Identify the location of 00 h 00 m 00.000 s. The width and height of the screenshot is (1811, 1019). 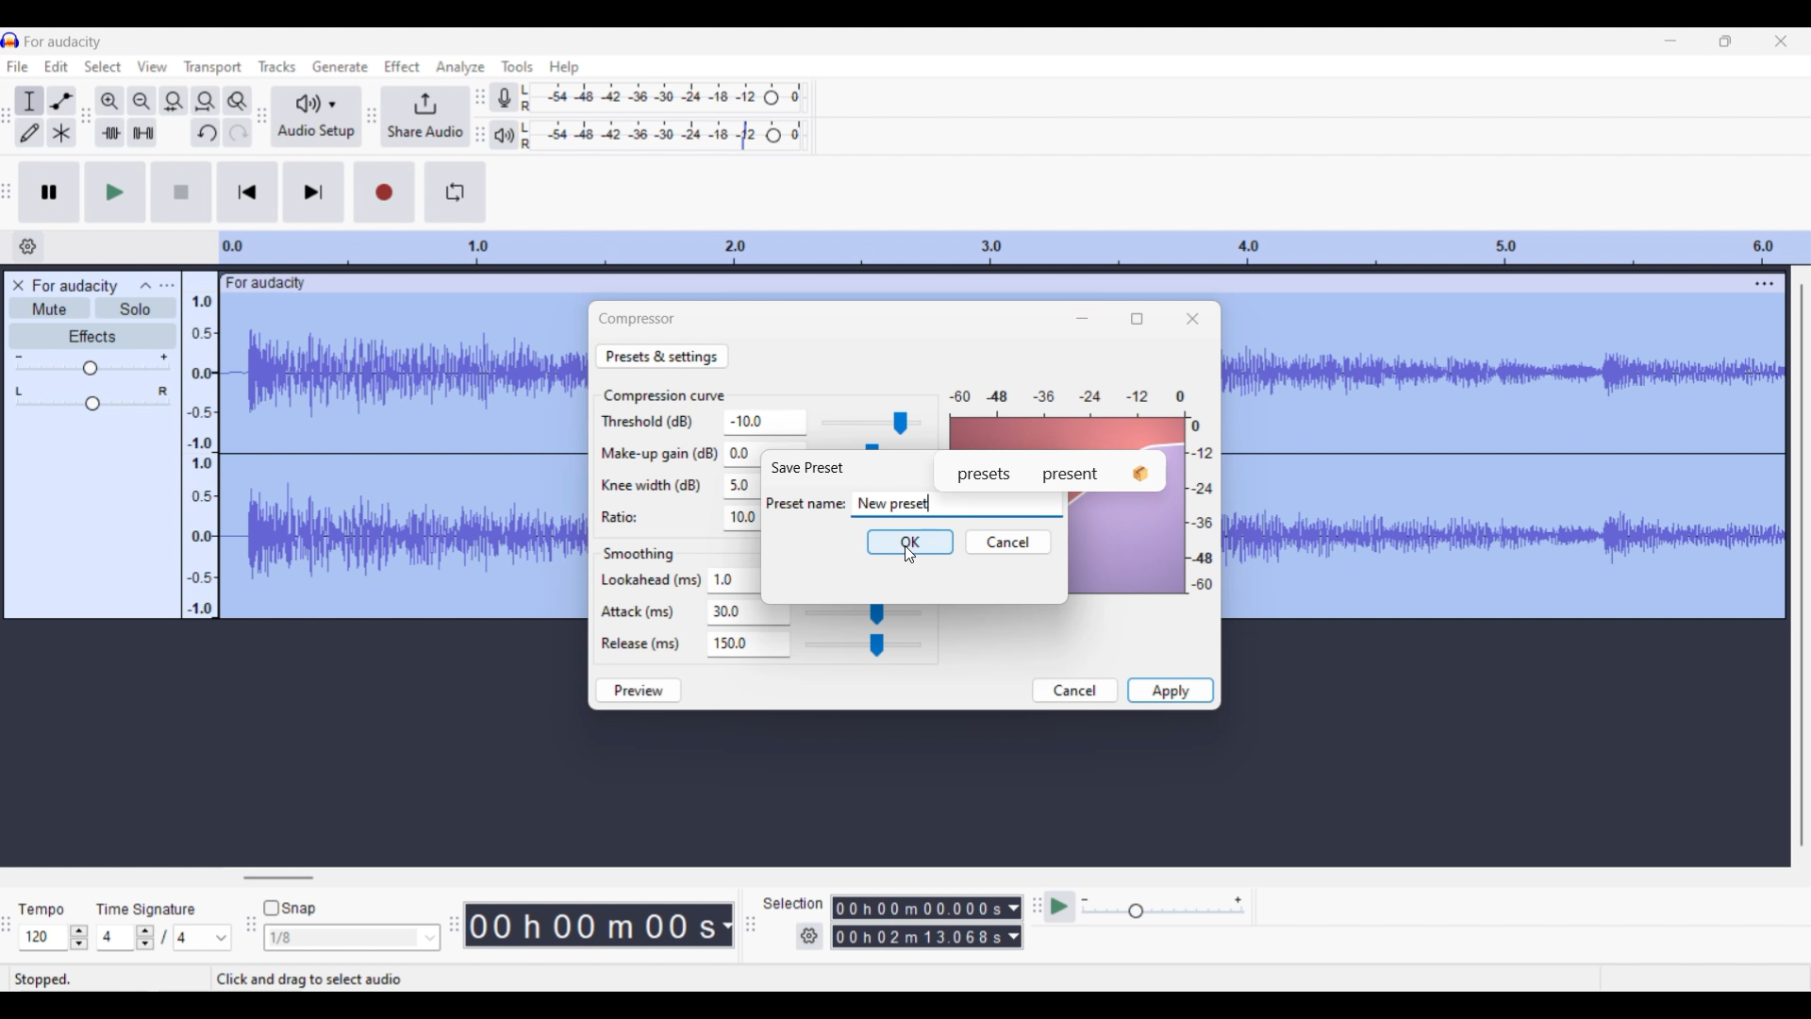
(918, 923).